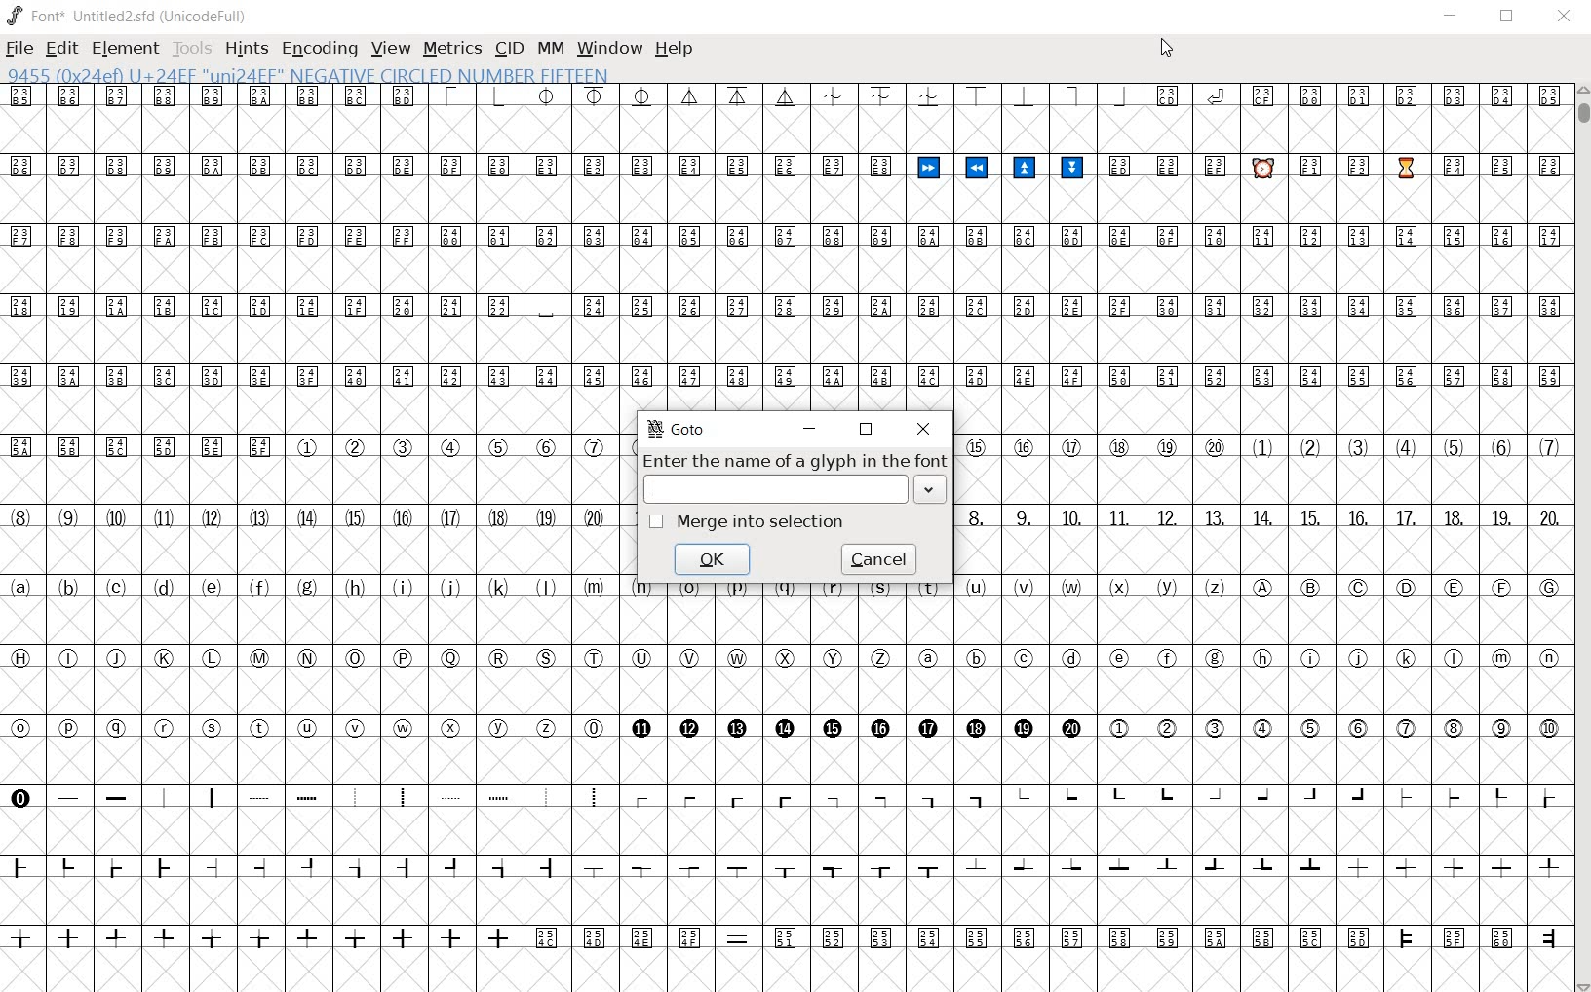  What do you see at coordinates (308, 530) in the screenshot?
I see `GLYPHS` at bounding box center [308, 530].